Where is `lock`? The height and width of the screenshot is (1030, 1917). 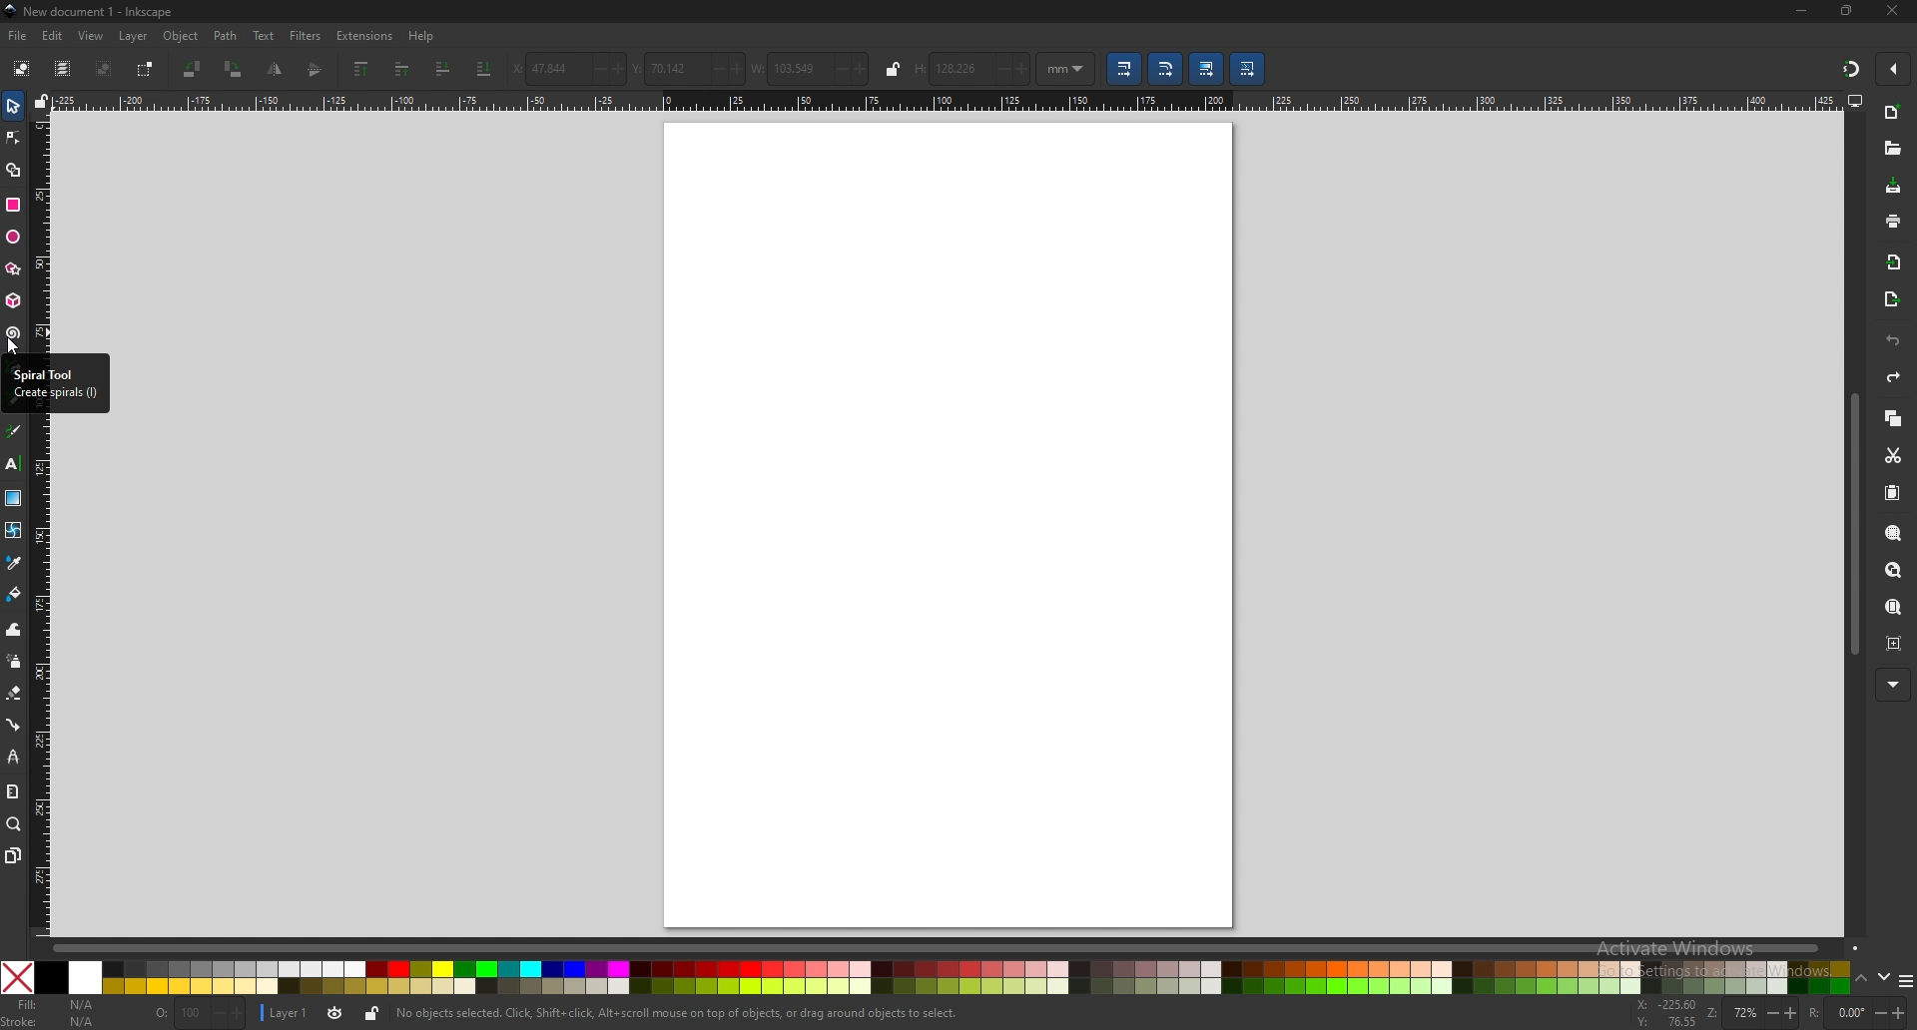
lock is located at coordinates (373, 1016).